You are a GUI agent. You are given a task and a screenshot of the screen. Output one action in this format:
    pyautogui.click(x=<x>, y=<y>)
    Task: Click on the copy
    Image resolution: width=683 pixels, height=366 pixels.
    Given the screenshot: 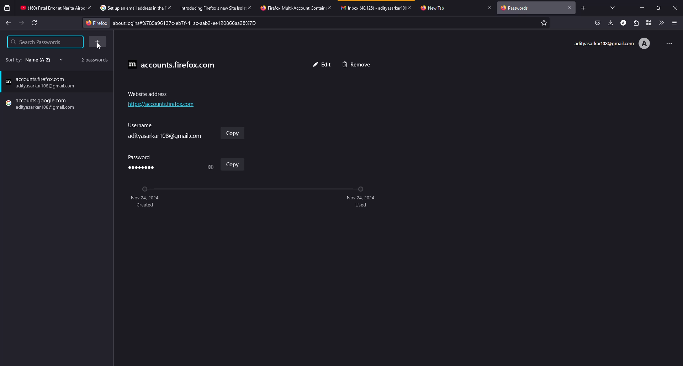 What is the action you would take?
    pyautogui.click(x=231, y=165)
    